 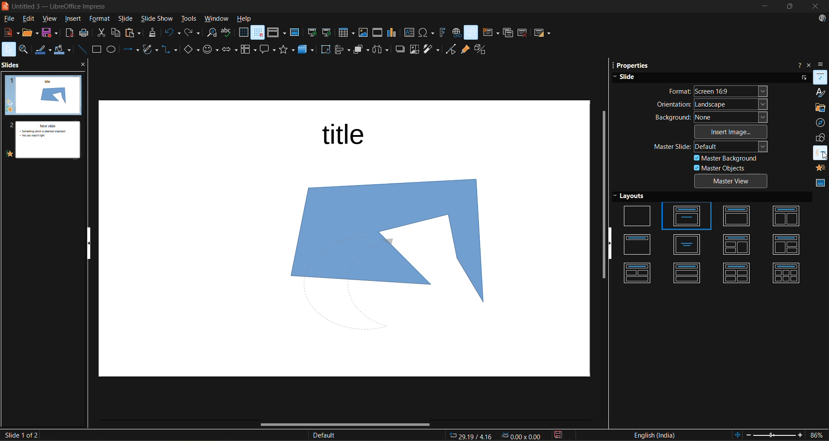 What do you see at coordinates (466, 50) in the screenshot?
I see `show gluepoint functions` at bounding box center [466, 50].